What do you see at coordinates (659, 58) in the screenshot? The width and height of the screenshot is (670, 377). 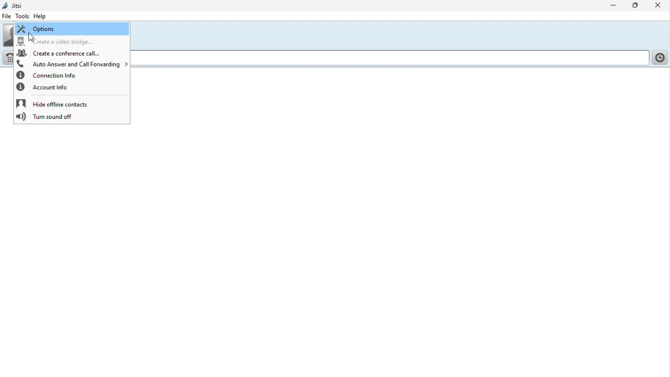 I see `History` at bounding box center [659, 58].